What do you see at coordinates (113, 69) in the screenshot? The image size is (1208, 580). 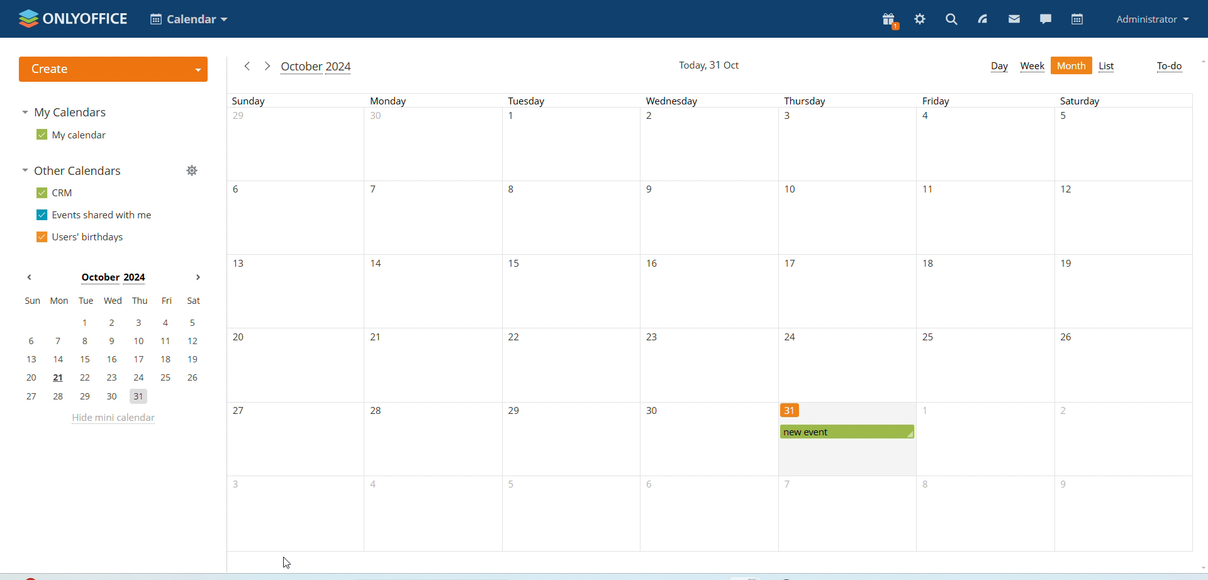 I see `create` at bounding box center [113, 69].